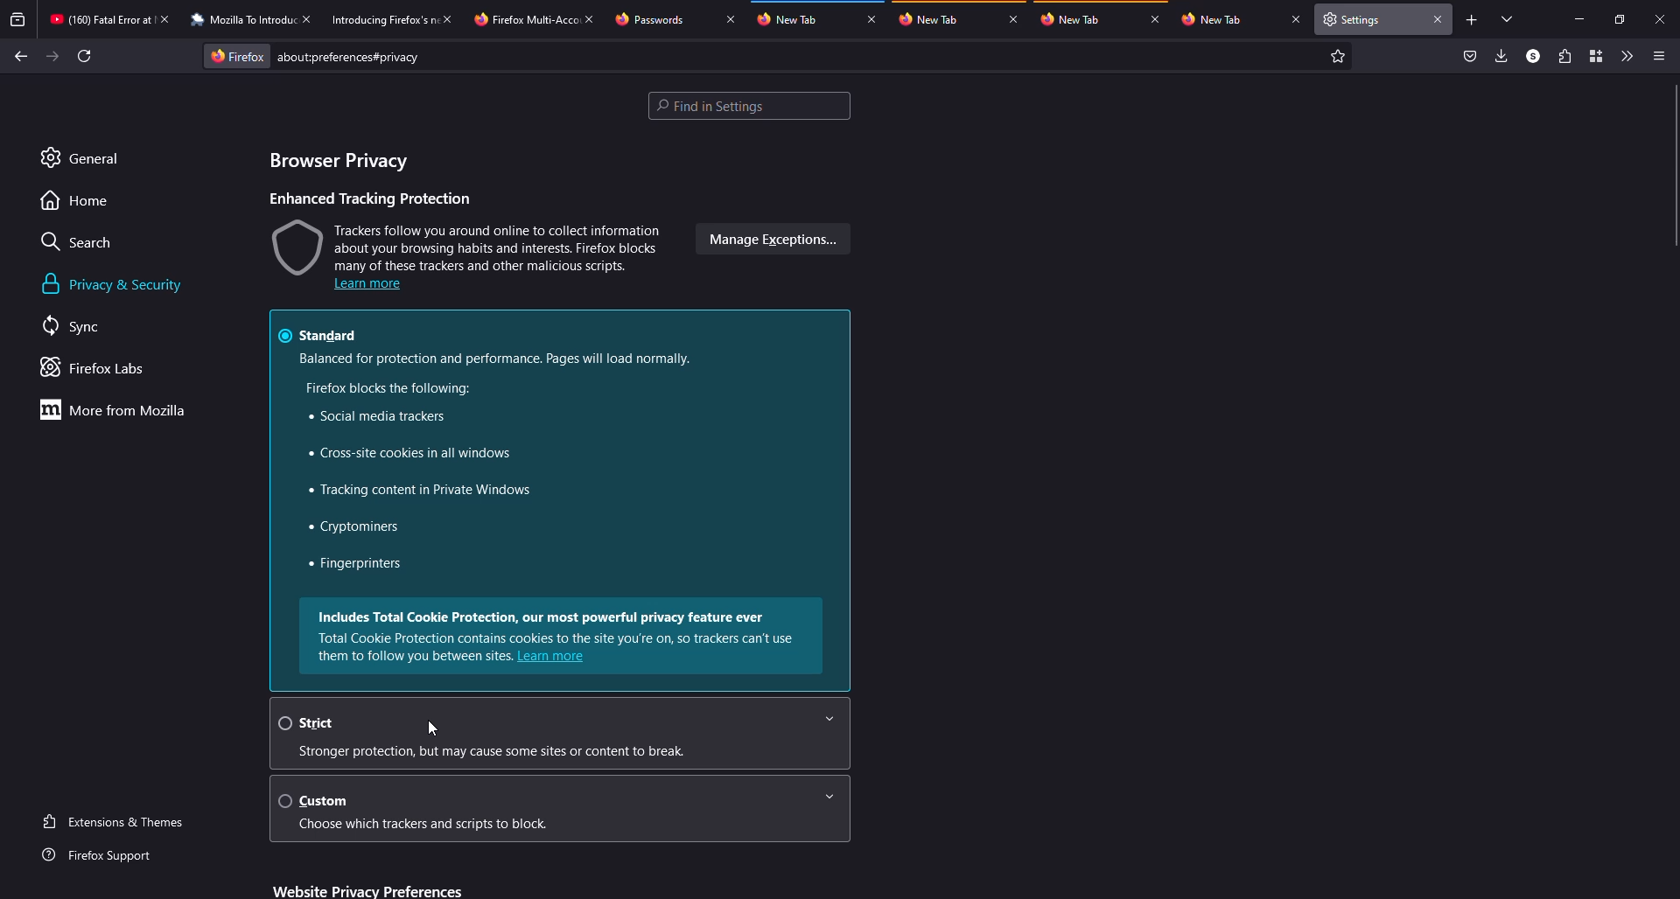  Describe the element at coordinates (85, 55) in the screenshot. I see `refresh` at that location.